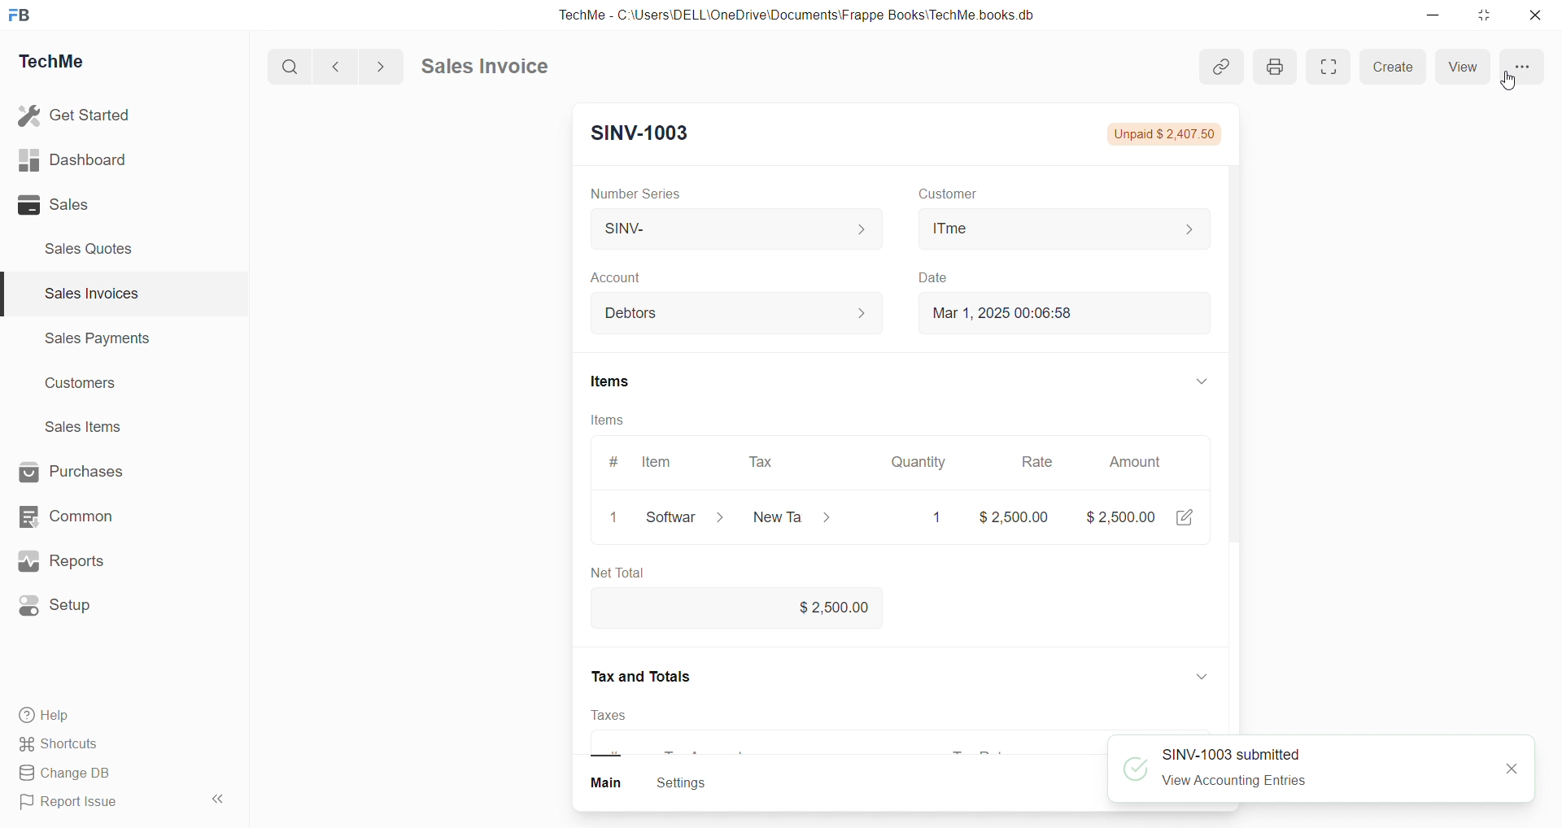  What do you see at coordinates (622, 716) in the screenshot?
I see `Taxes` at bounding box center [622, 716].